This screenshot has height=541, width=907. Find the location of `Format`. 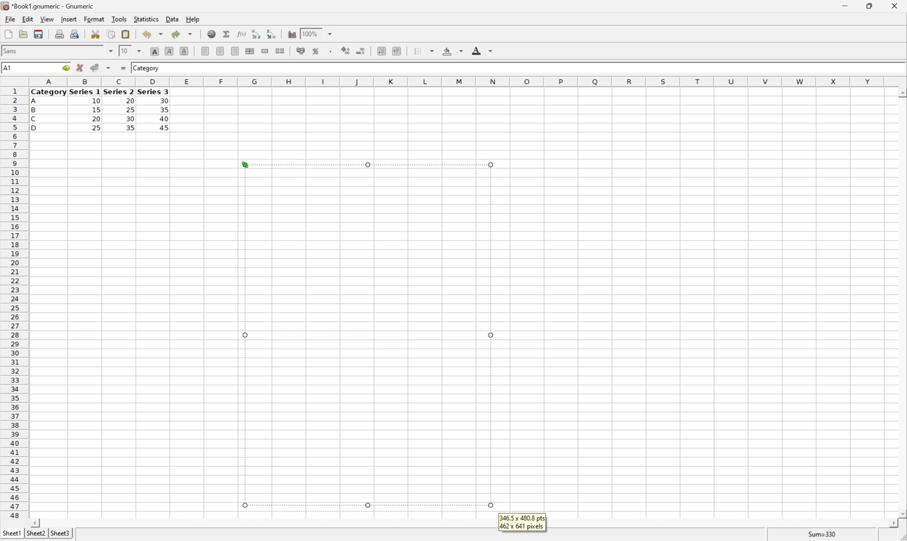

Format is located at coordinates (94, 19).